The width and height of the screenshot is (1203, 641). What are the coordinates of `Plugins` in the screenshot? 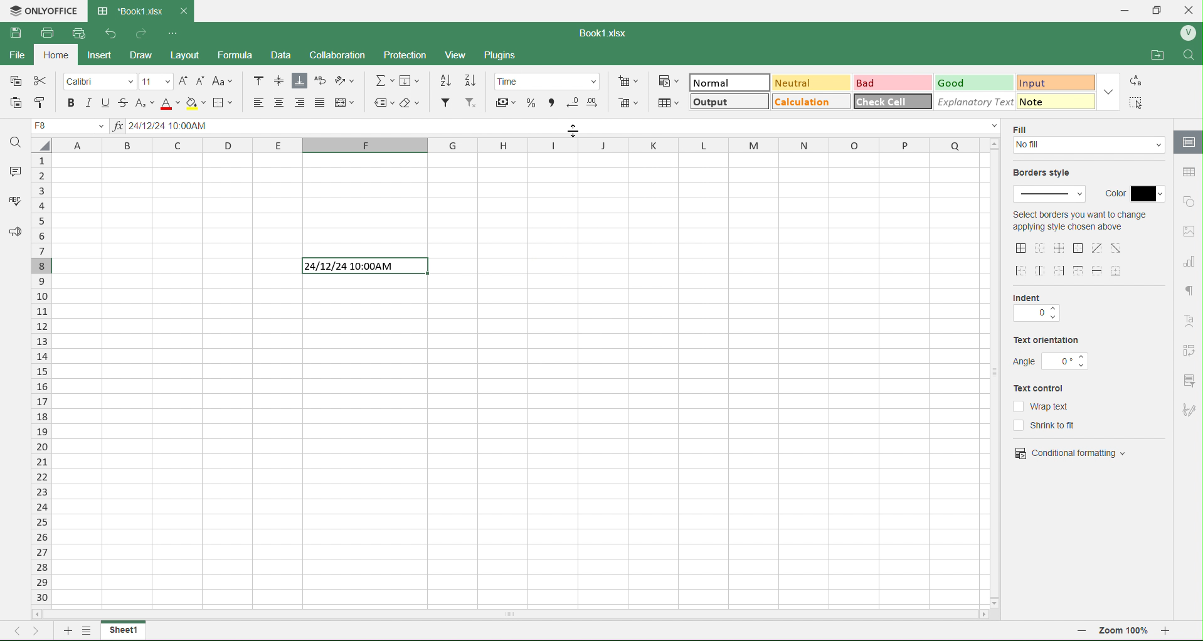 It's located at (505, 56).